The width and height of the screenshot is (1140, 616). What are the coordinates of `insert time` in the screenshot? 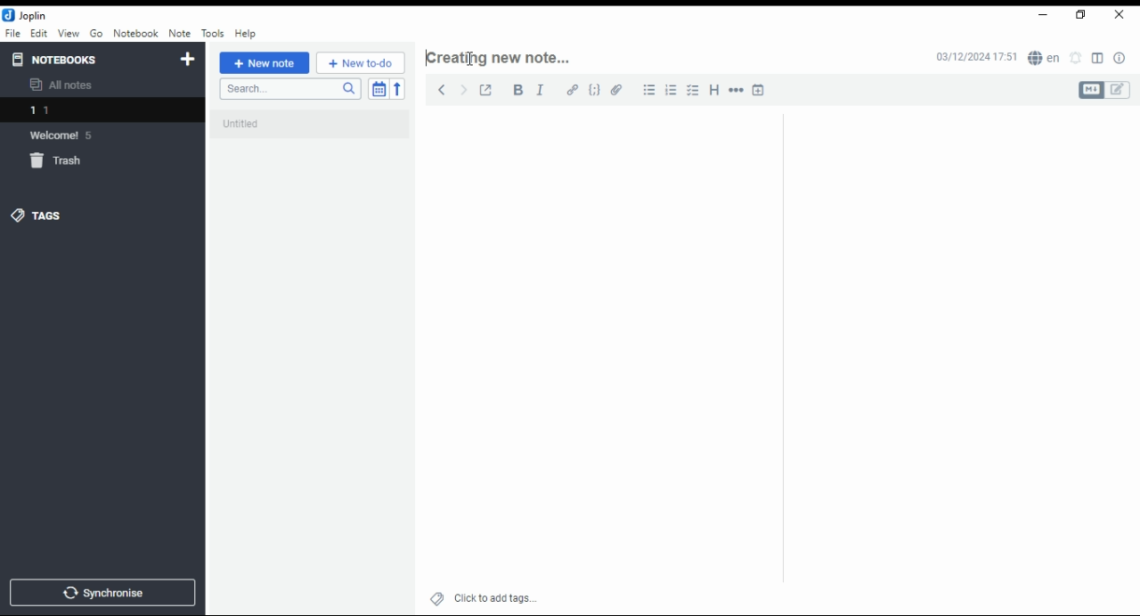 It's located at (758, 89).